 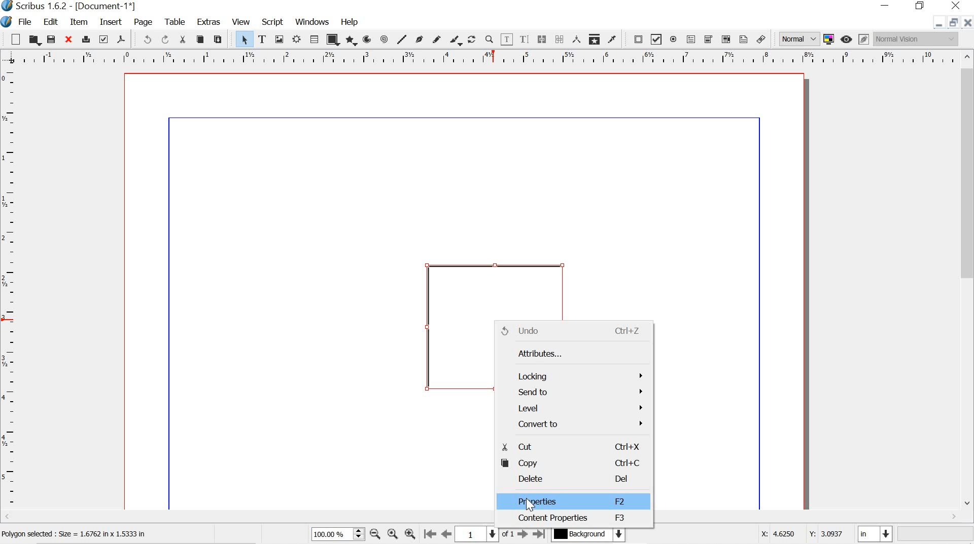 What do you see at coordinates (77, 7) in the screenshot?
I see `Scribus 1.6.2 - [Document-1*]` at bounding box center [77, 7].